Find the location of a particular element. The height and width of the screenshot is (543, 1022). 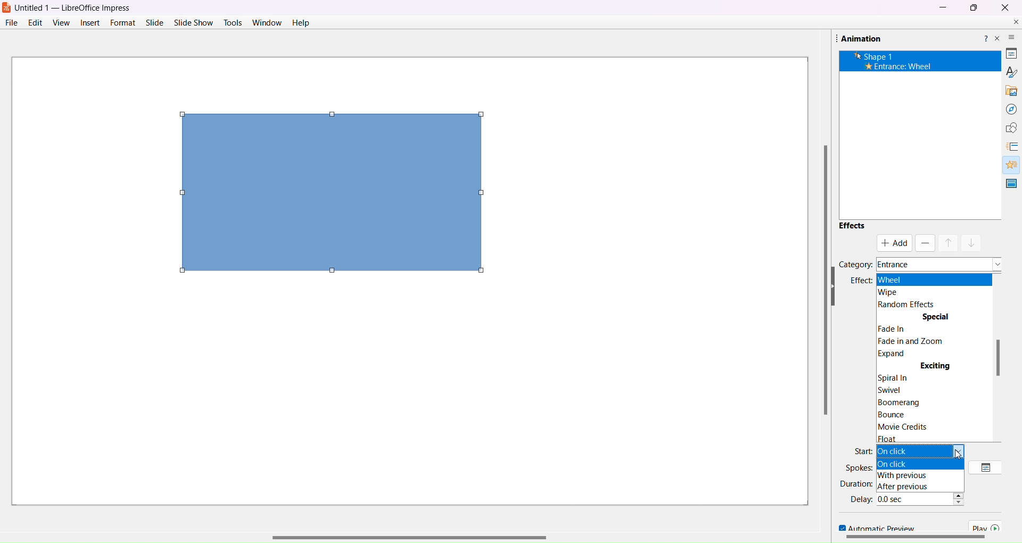

Types of start is located at coordinates (926, 451).